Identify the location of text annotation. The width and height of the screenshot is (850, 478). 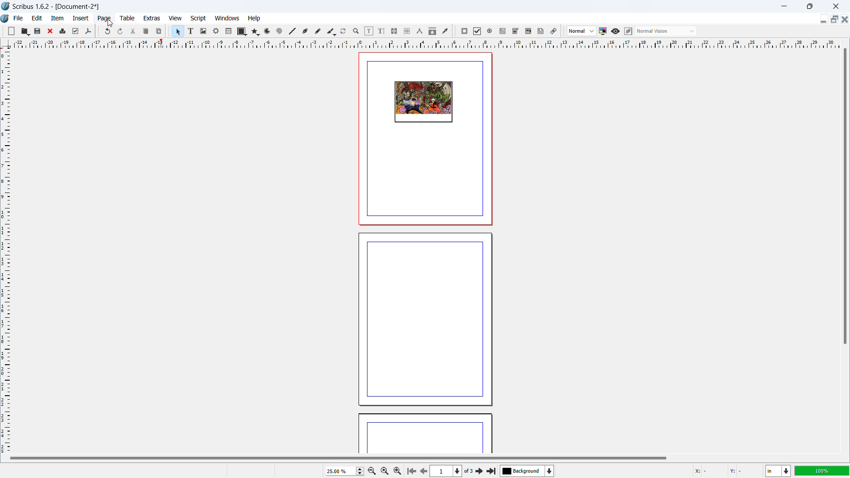
(541, 31).